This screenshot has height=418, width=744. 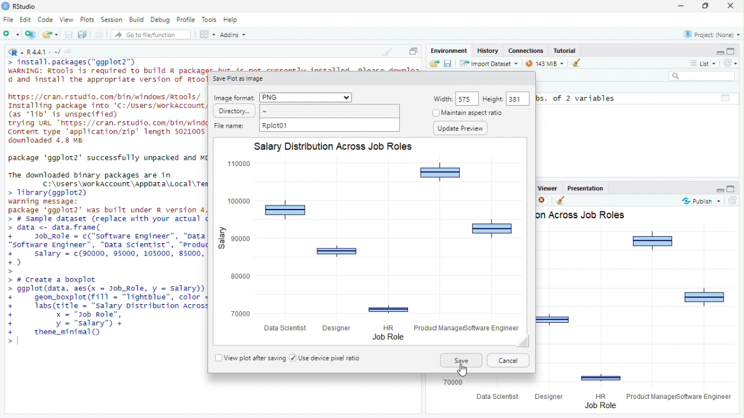 What do you see at coordinates (710, 34) in the screenshot?
I see `project selector` at bounding box center [710, 34].